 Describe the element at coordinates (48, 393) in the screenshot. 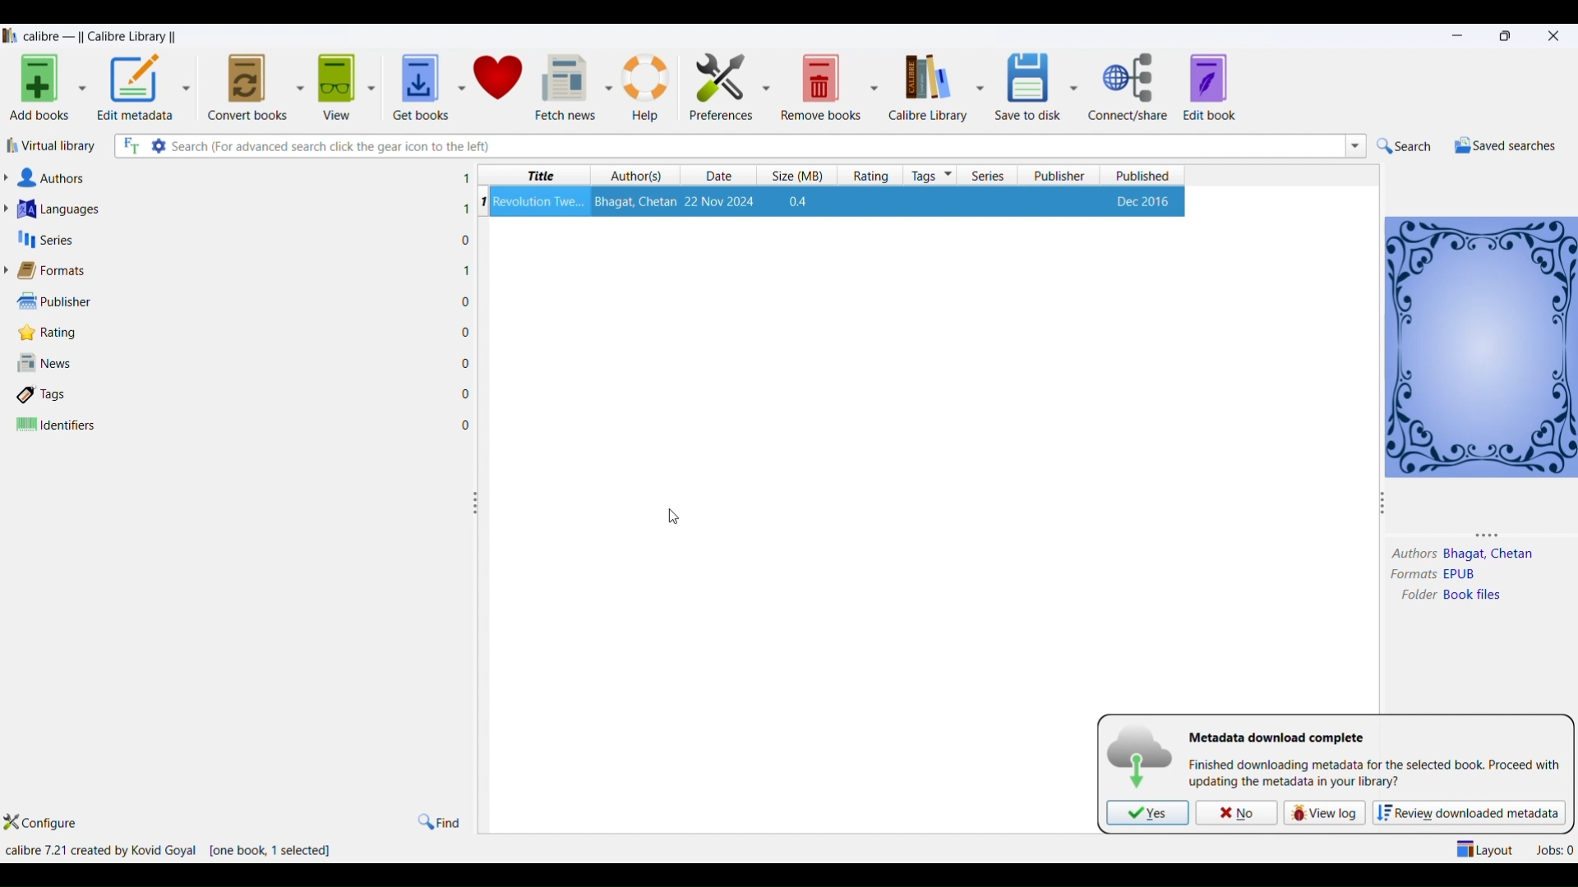

I see `tags and number of tags` at that location.